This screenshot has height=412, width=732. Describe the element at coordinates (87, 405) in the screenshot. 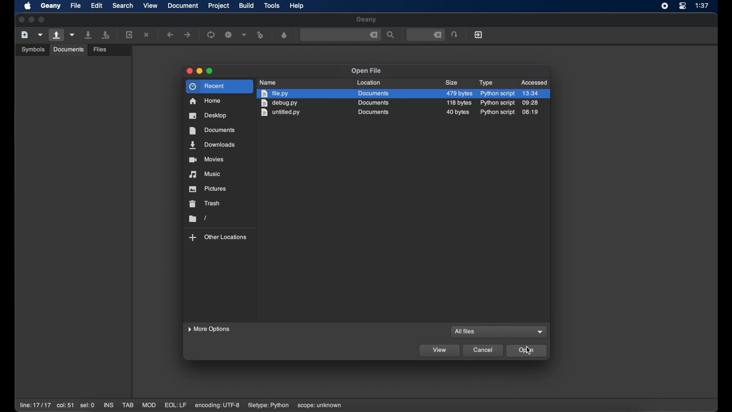

I see `sel:0` at that location.